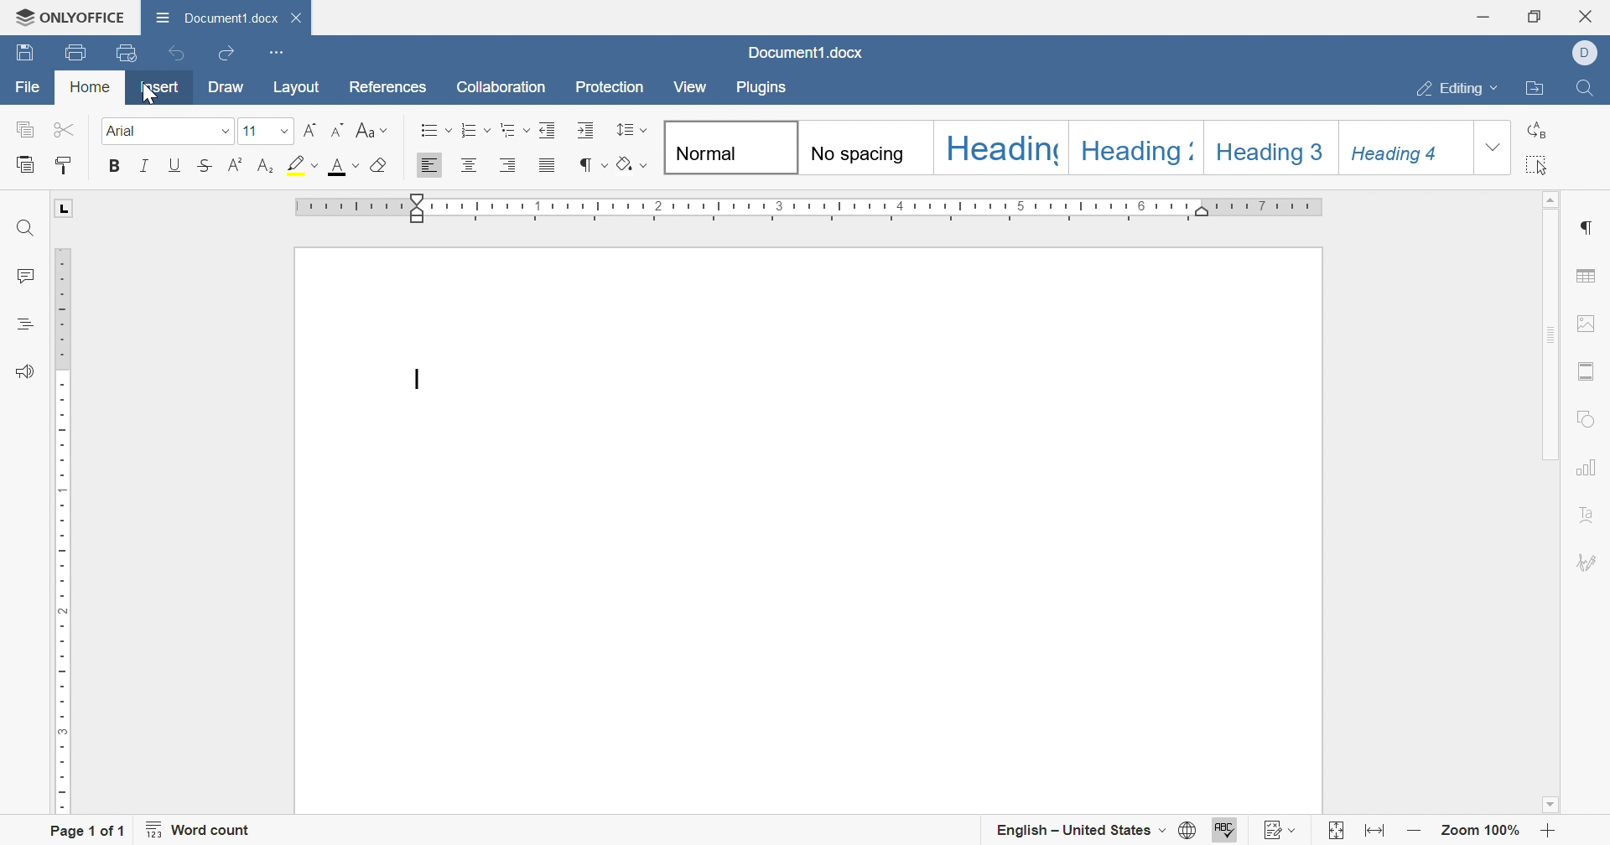  I want to click on Select all, so click(1538, 164).